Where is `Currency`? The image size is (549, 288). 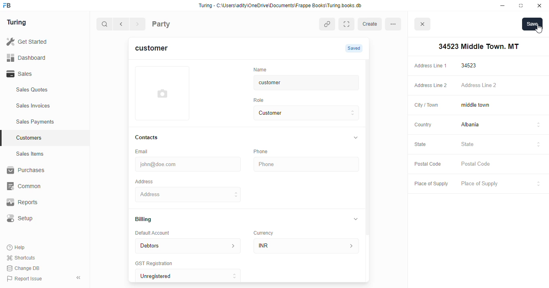 Currency is located at coordinates (267, 231).